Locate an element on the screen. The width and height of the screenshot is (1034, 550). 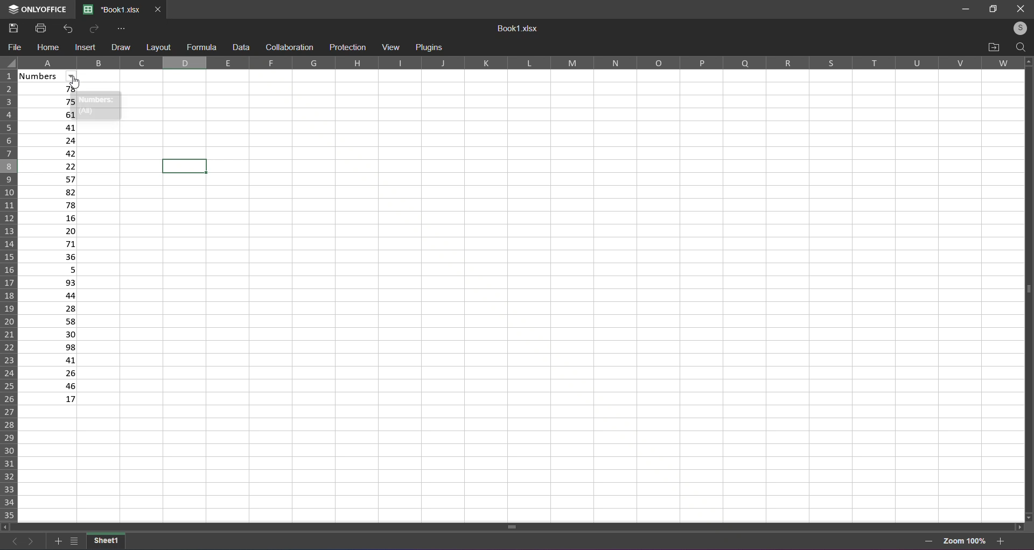
30 is located at coordinates (47, 334).